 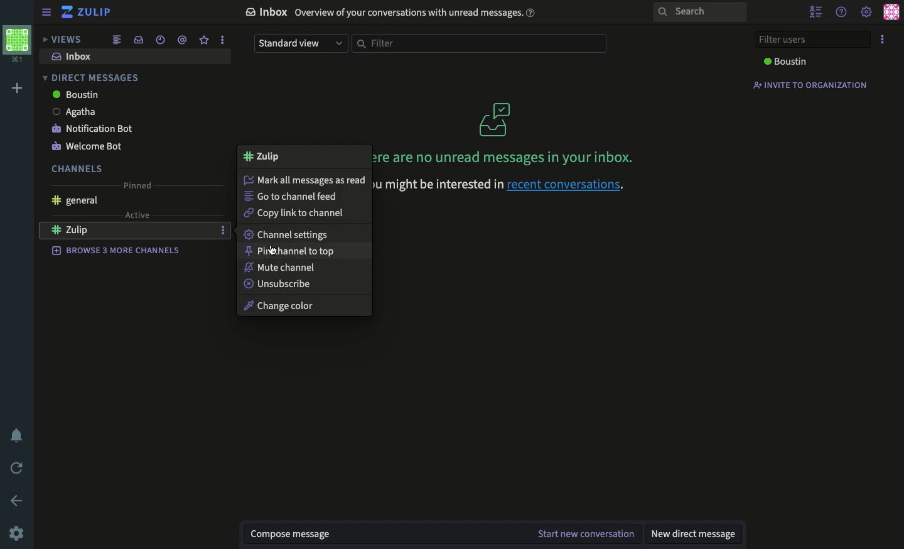 What do you see at coordinates (787, 62) in the screenshot?
I see `Boustin` at bounding box center [787, 62].